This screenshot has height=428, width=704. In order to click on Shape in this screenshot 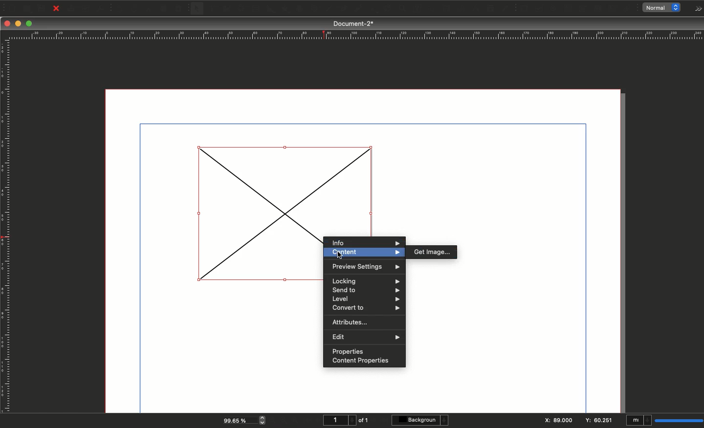, I will do `click(271, 9)`.